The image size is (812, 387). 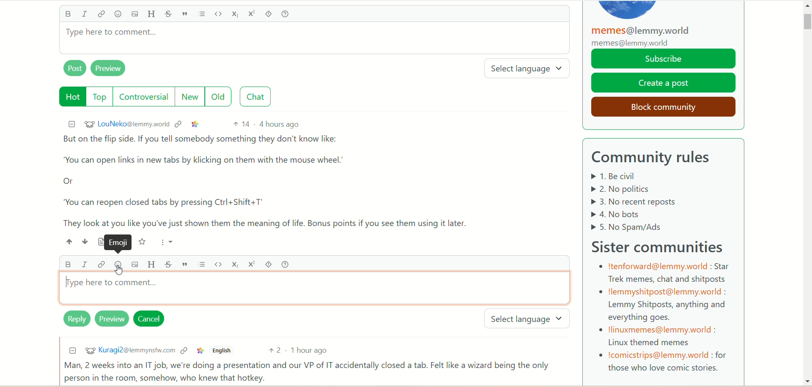 What do you see at coordinates (234, 263) in the screenshot?
I see `subscript` at bounding box center [234, 263].